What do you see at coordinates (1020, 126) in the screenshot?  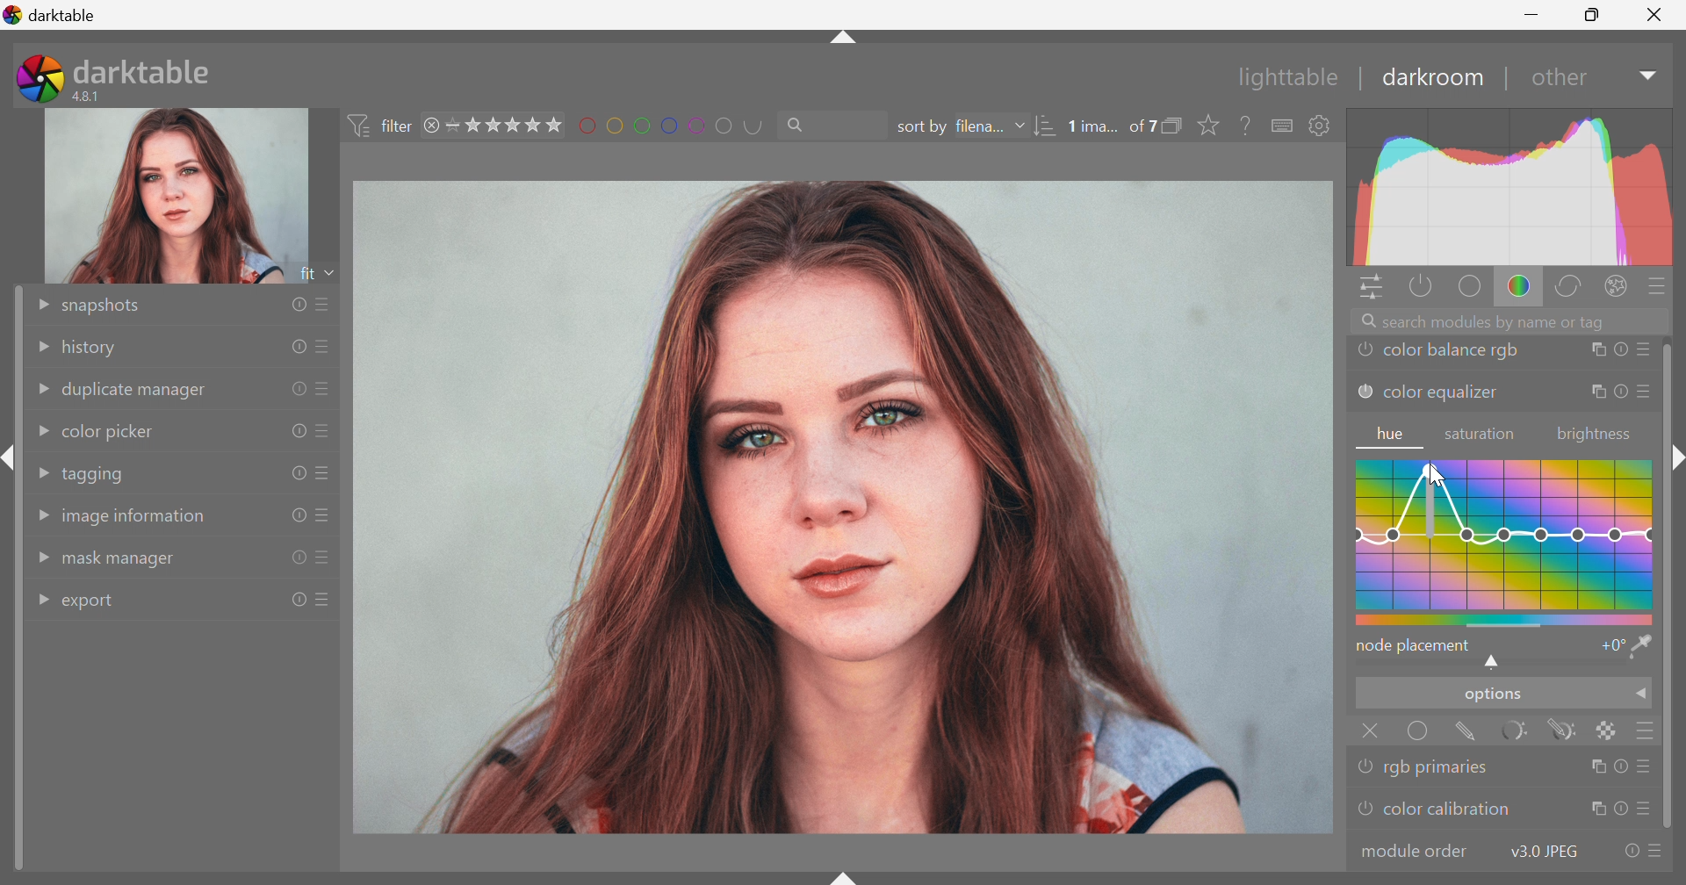 I see `Drop Down` at bounding box center [1020, 126].